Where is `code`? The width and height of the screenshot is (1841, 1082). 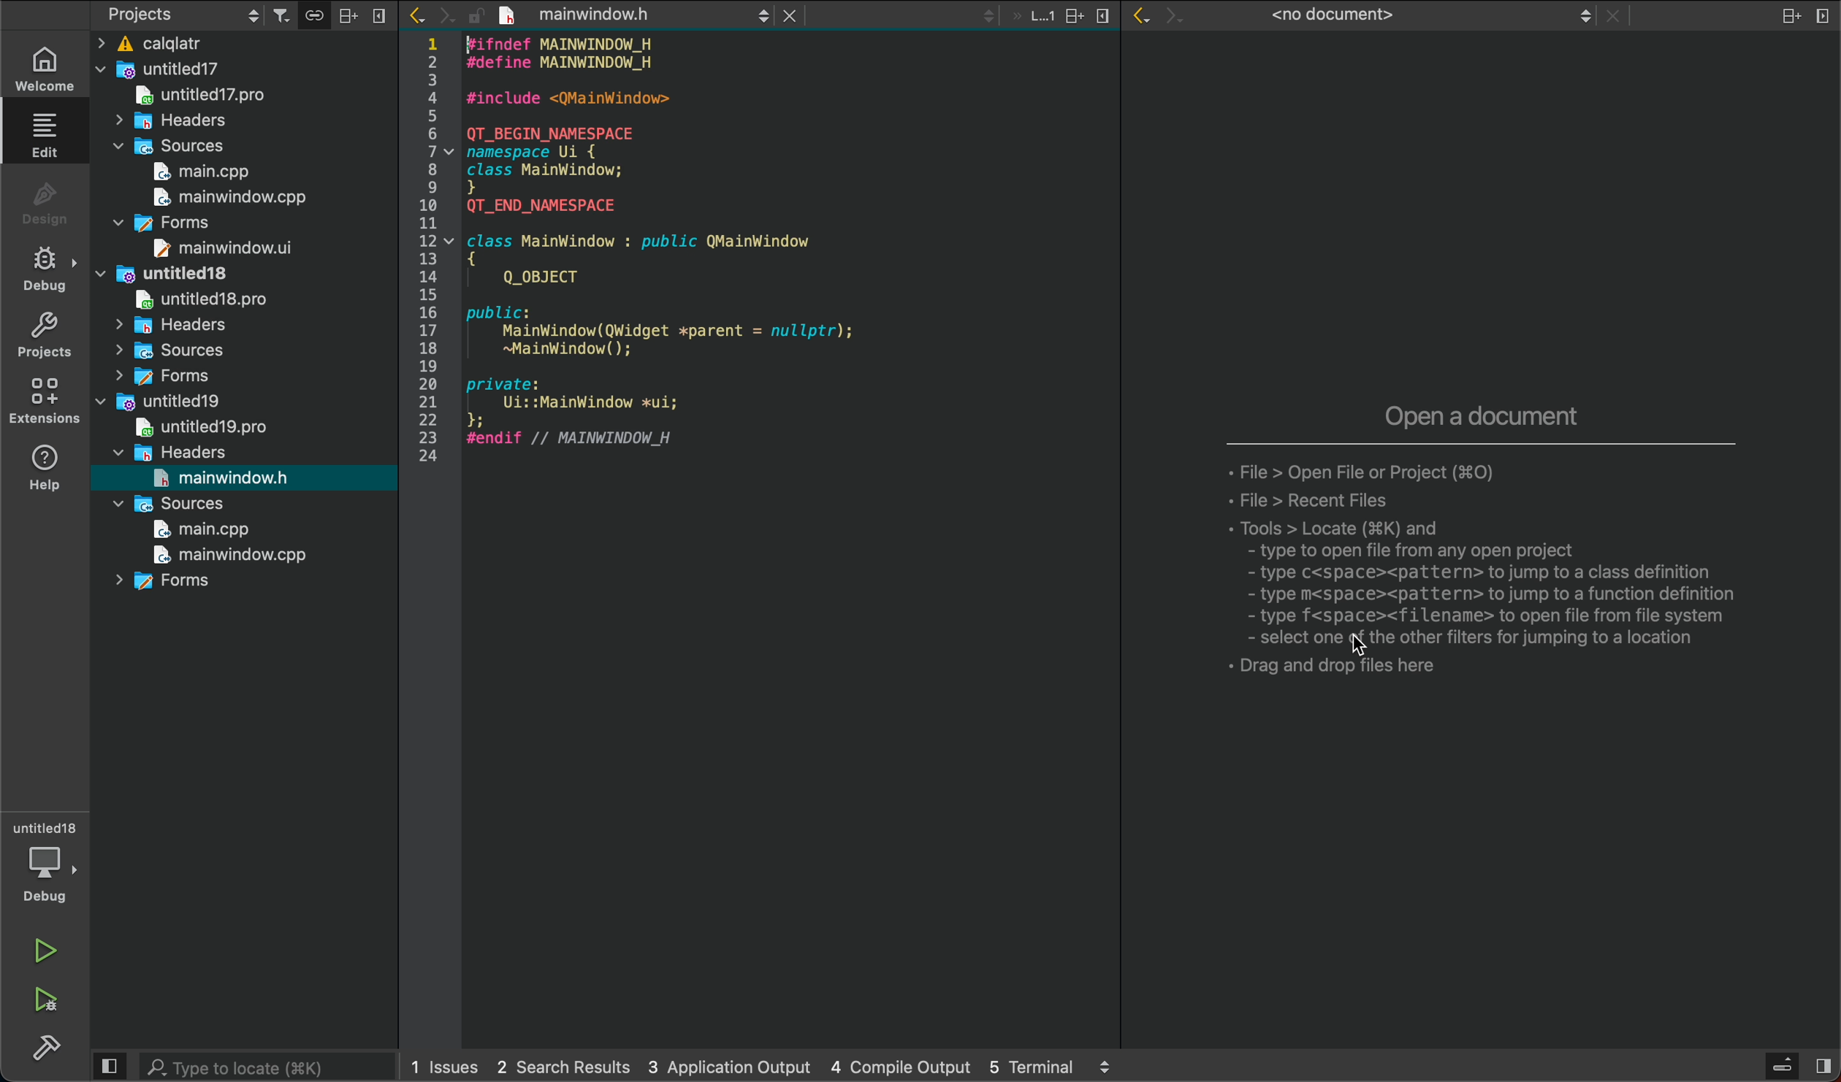
code is located at coordinates (763, 507).